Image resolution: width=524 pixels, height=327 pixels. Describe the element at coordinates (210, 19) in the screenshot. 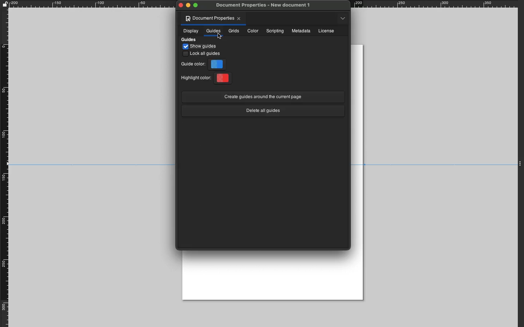

I see `Document properties` at that location.